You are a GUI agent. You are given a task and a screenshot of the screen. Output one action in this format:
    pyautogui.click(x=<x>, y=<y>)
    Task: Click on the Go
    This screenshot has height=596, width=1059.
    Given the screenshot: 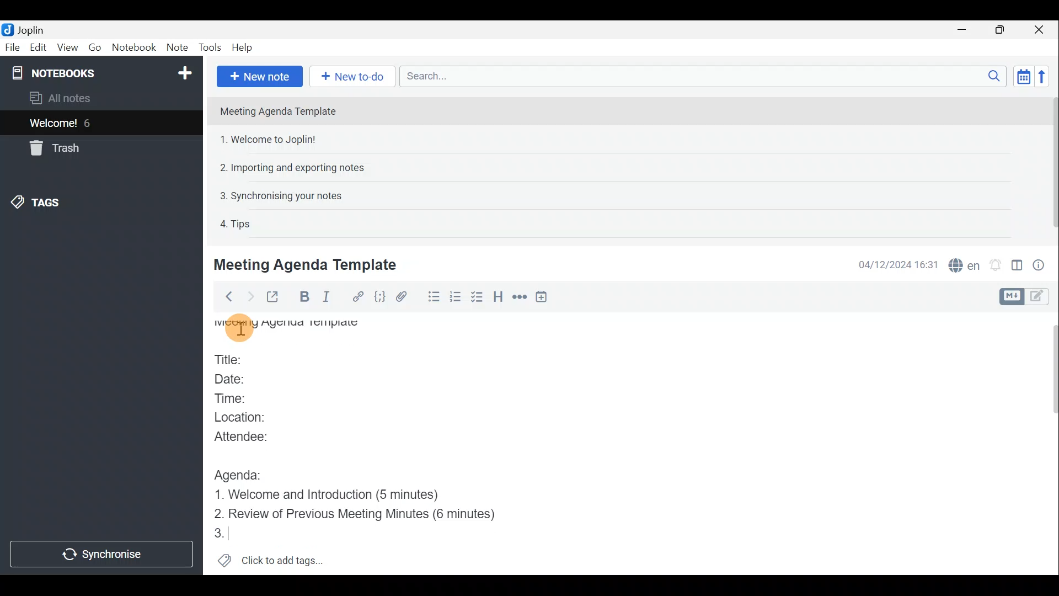 What is the action you would take?
    pyautogui.click(x=94, y=47)
    